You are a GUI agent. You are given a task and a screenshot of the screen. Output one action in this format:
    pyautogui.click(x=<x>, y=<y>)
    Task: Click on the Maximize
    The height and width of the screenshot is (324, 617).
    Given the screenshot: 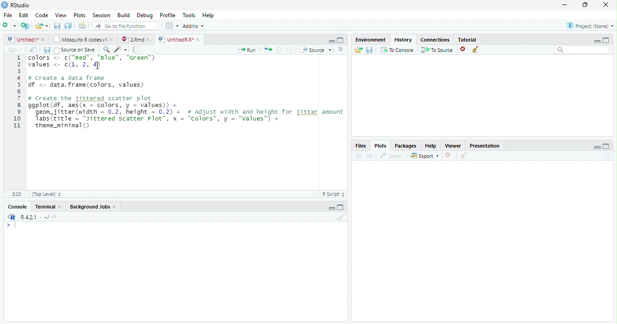 What is the action you would take?
    pyautogui.click(x=341, y=40)
    